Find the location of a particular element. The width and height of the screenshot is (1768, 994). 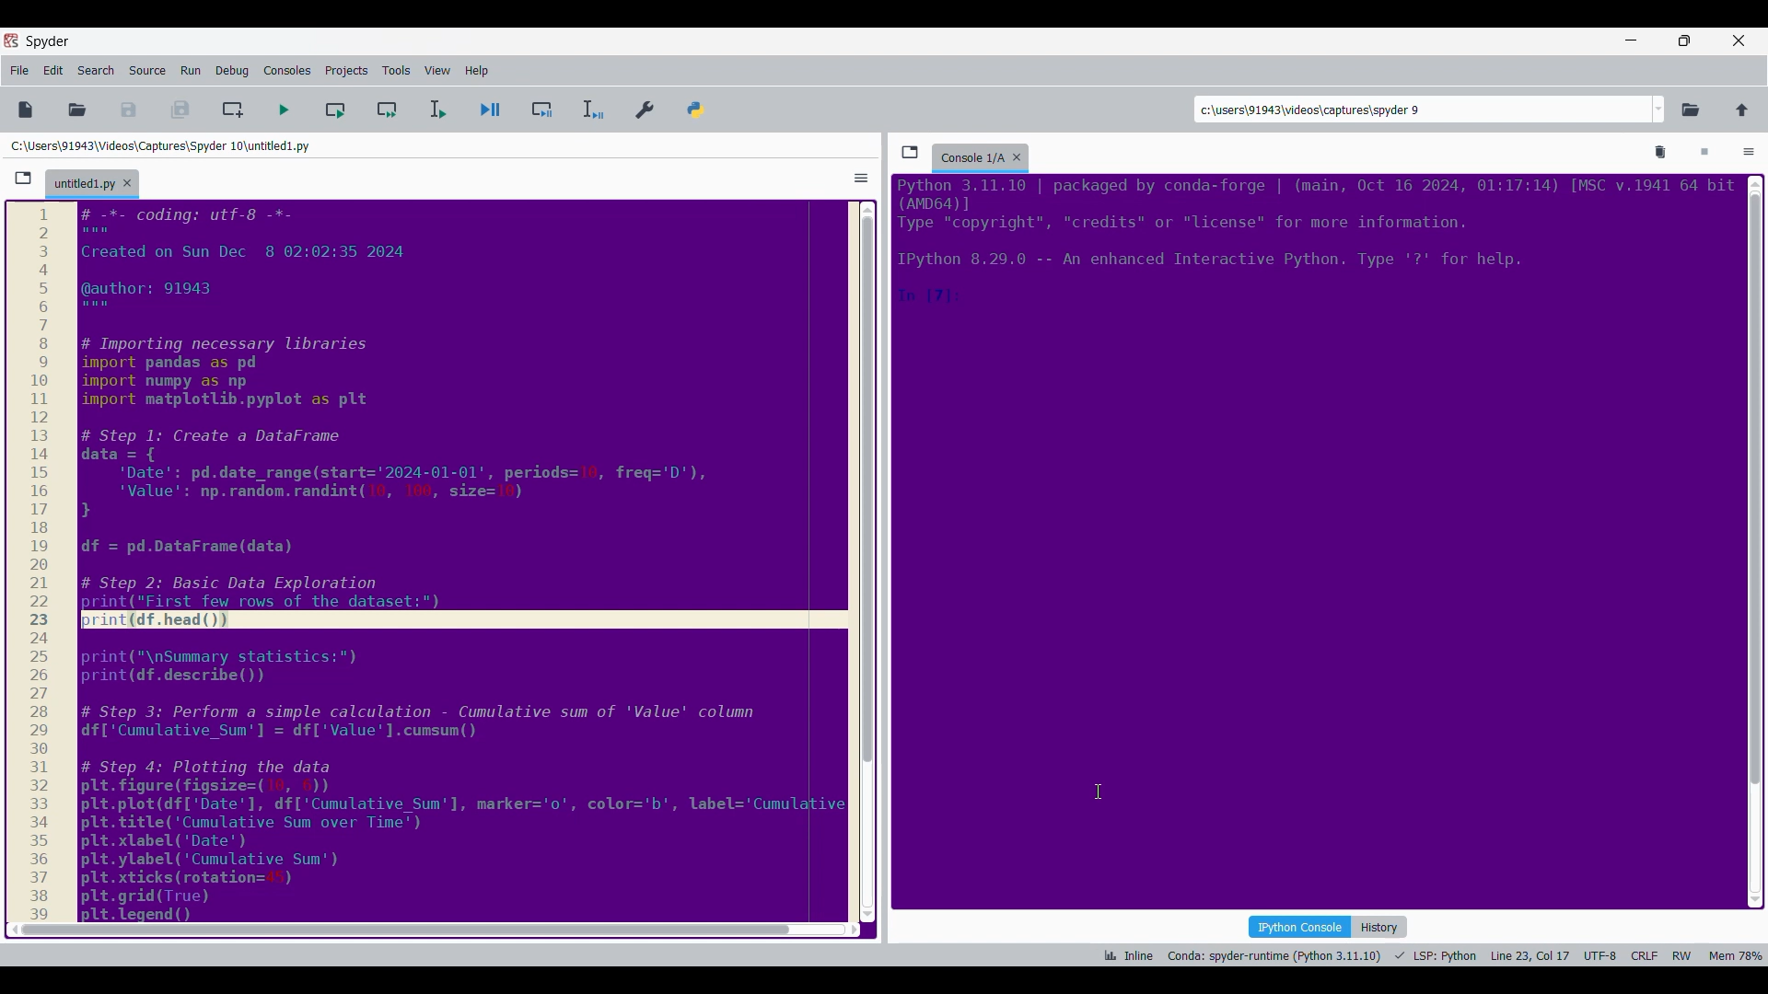

Run selection/current line is located at coordinates (436, 110).